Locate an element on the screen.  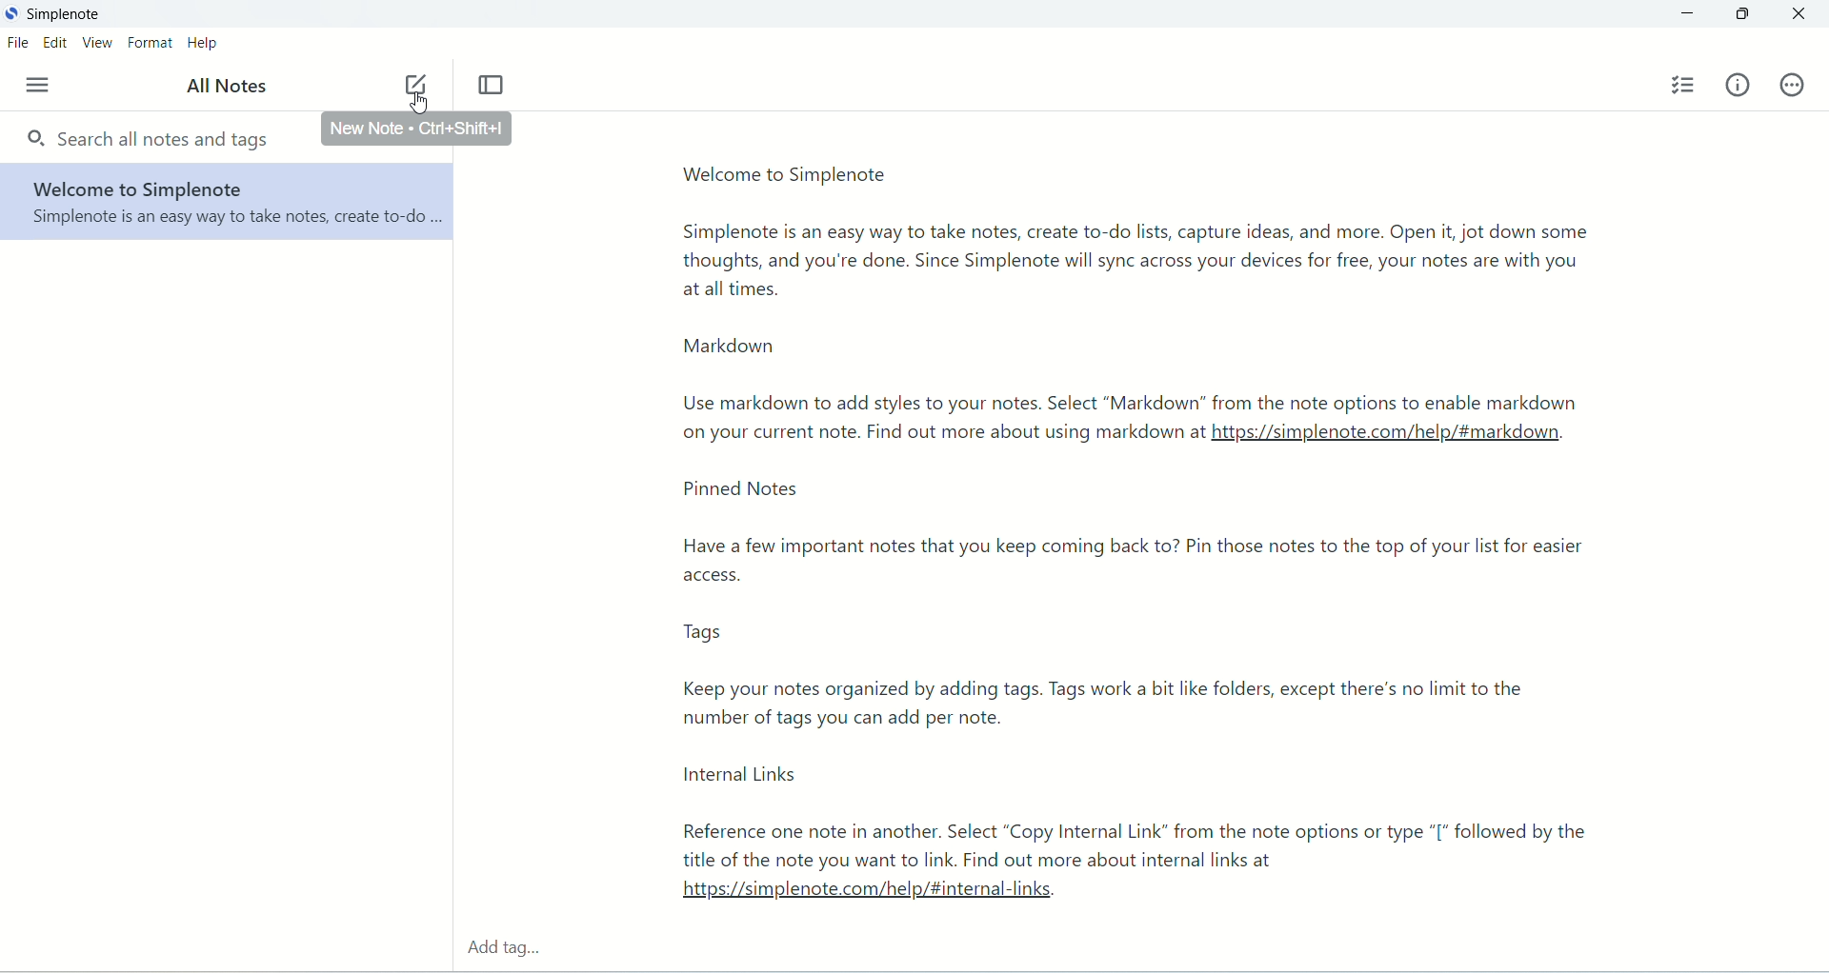
info is located at coordinates (1736, 87).